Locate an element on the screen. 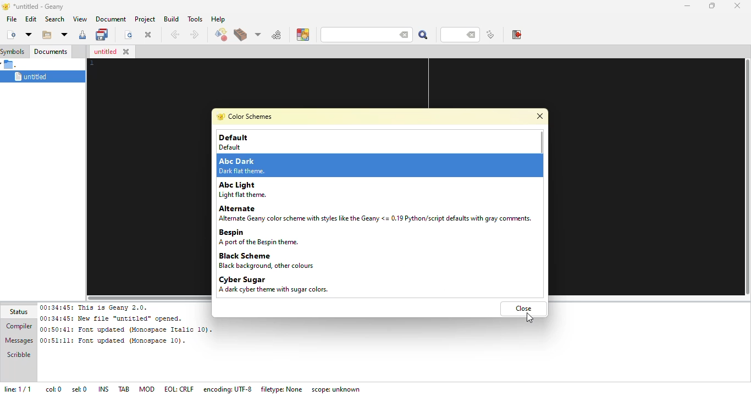  run is located at coordinates (277, 35).